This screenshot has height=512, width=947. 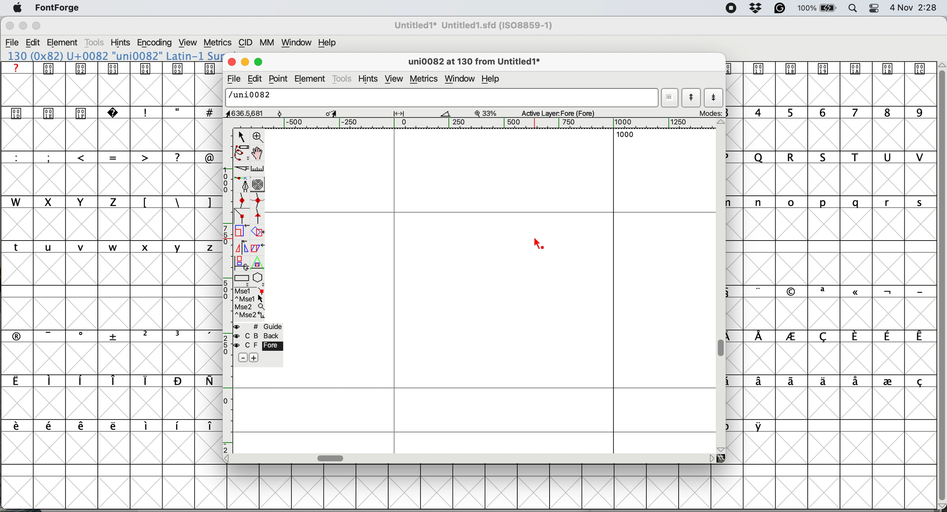 I want to click on close, so click(x=10, y=26).